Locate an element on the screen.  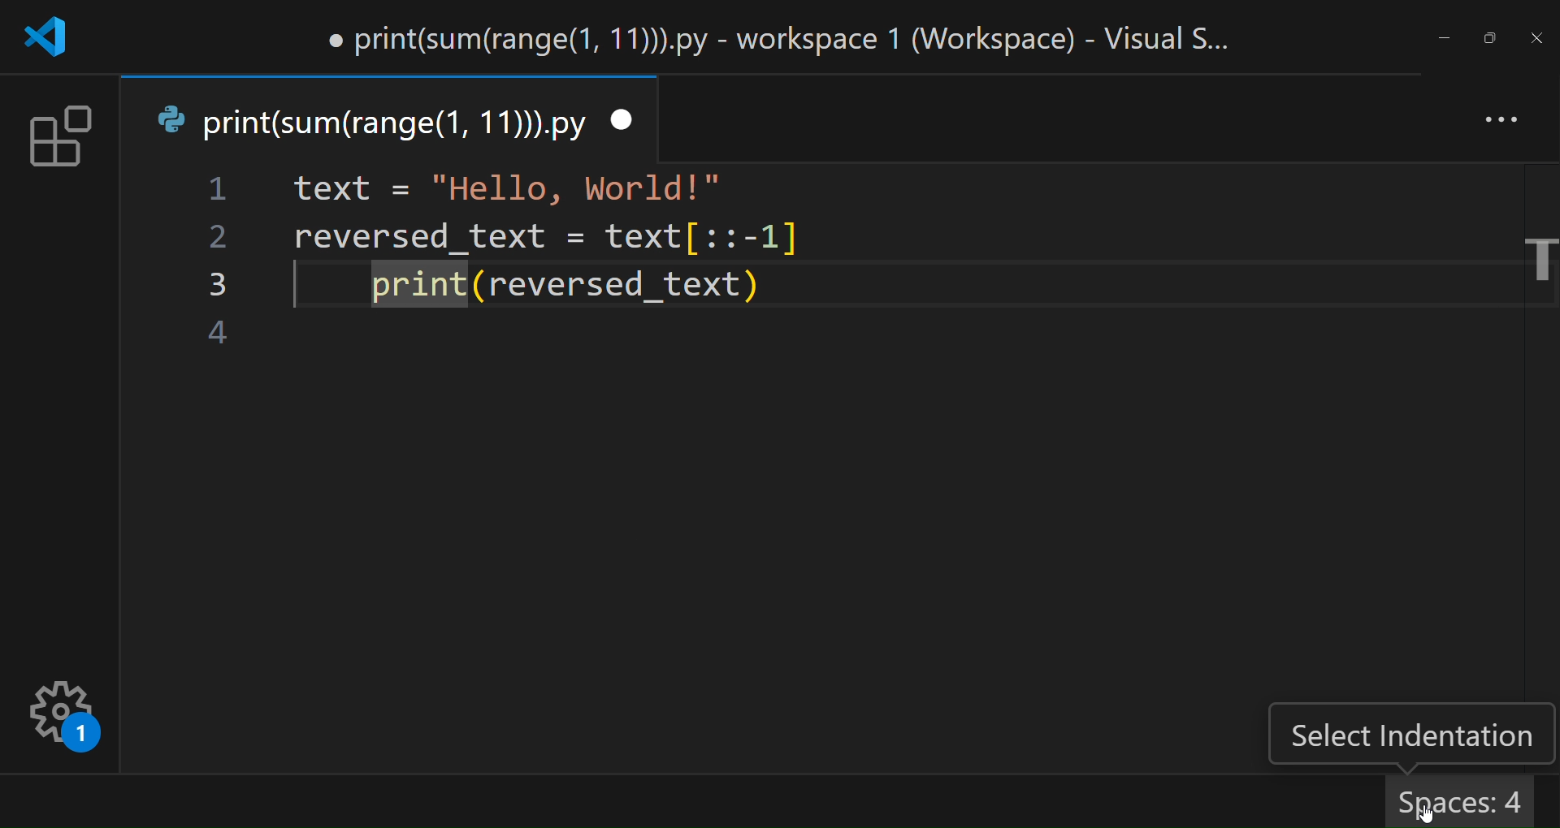
minimize is located at coordinates (1442, 38).